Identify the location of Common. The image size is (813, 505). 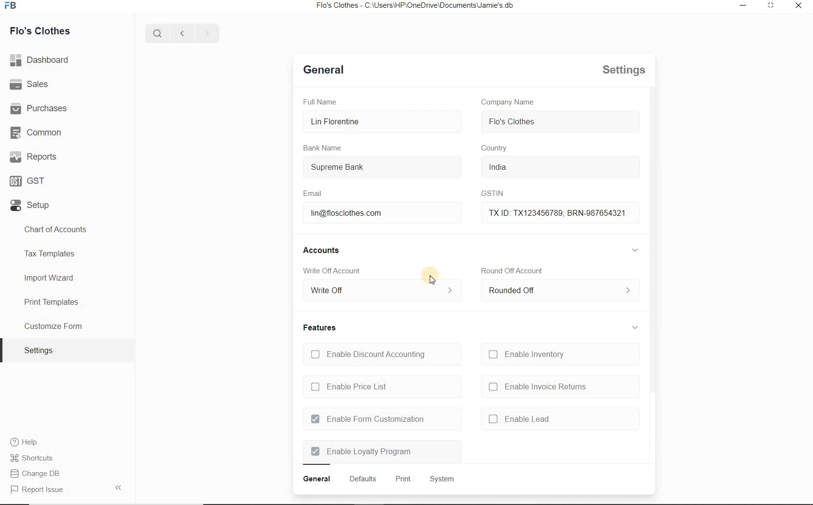
(35, 133).